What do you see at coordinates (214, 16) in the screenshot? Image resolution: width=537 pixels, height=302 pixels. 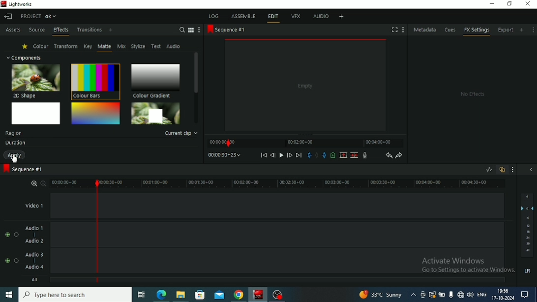 I see `Log` at bounding box center [214, 16].